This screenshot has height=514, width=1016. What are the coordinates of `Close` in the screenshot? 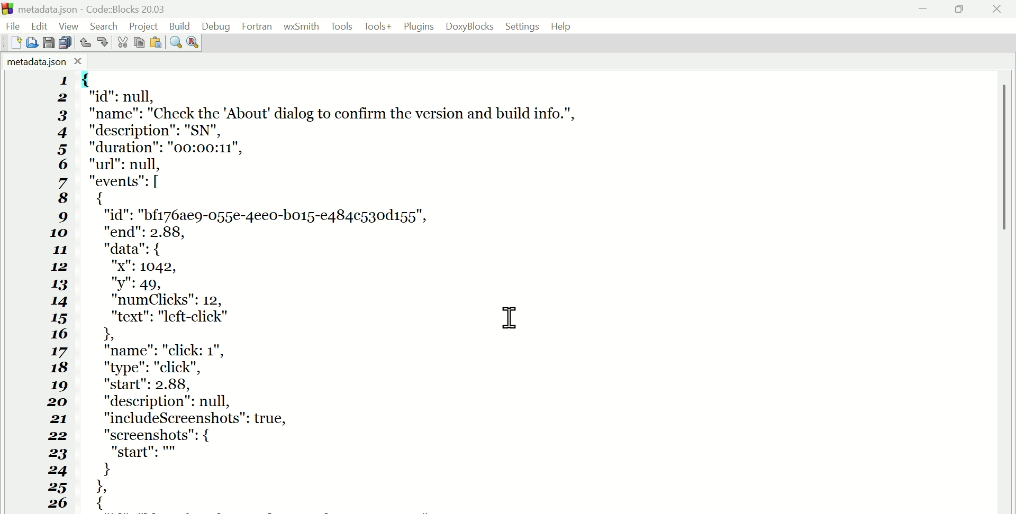 It's located at (997, 10).